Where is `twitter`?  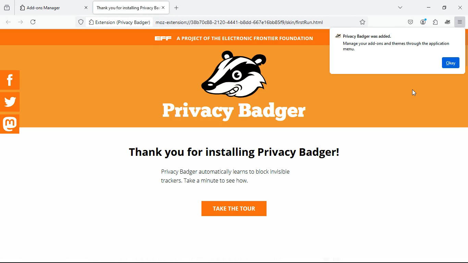
twitter is located at coordinates (10, 102).